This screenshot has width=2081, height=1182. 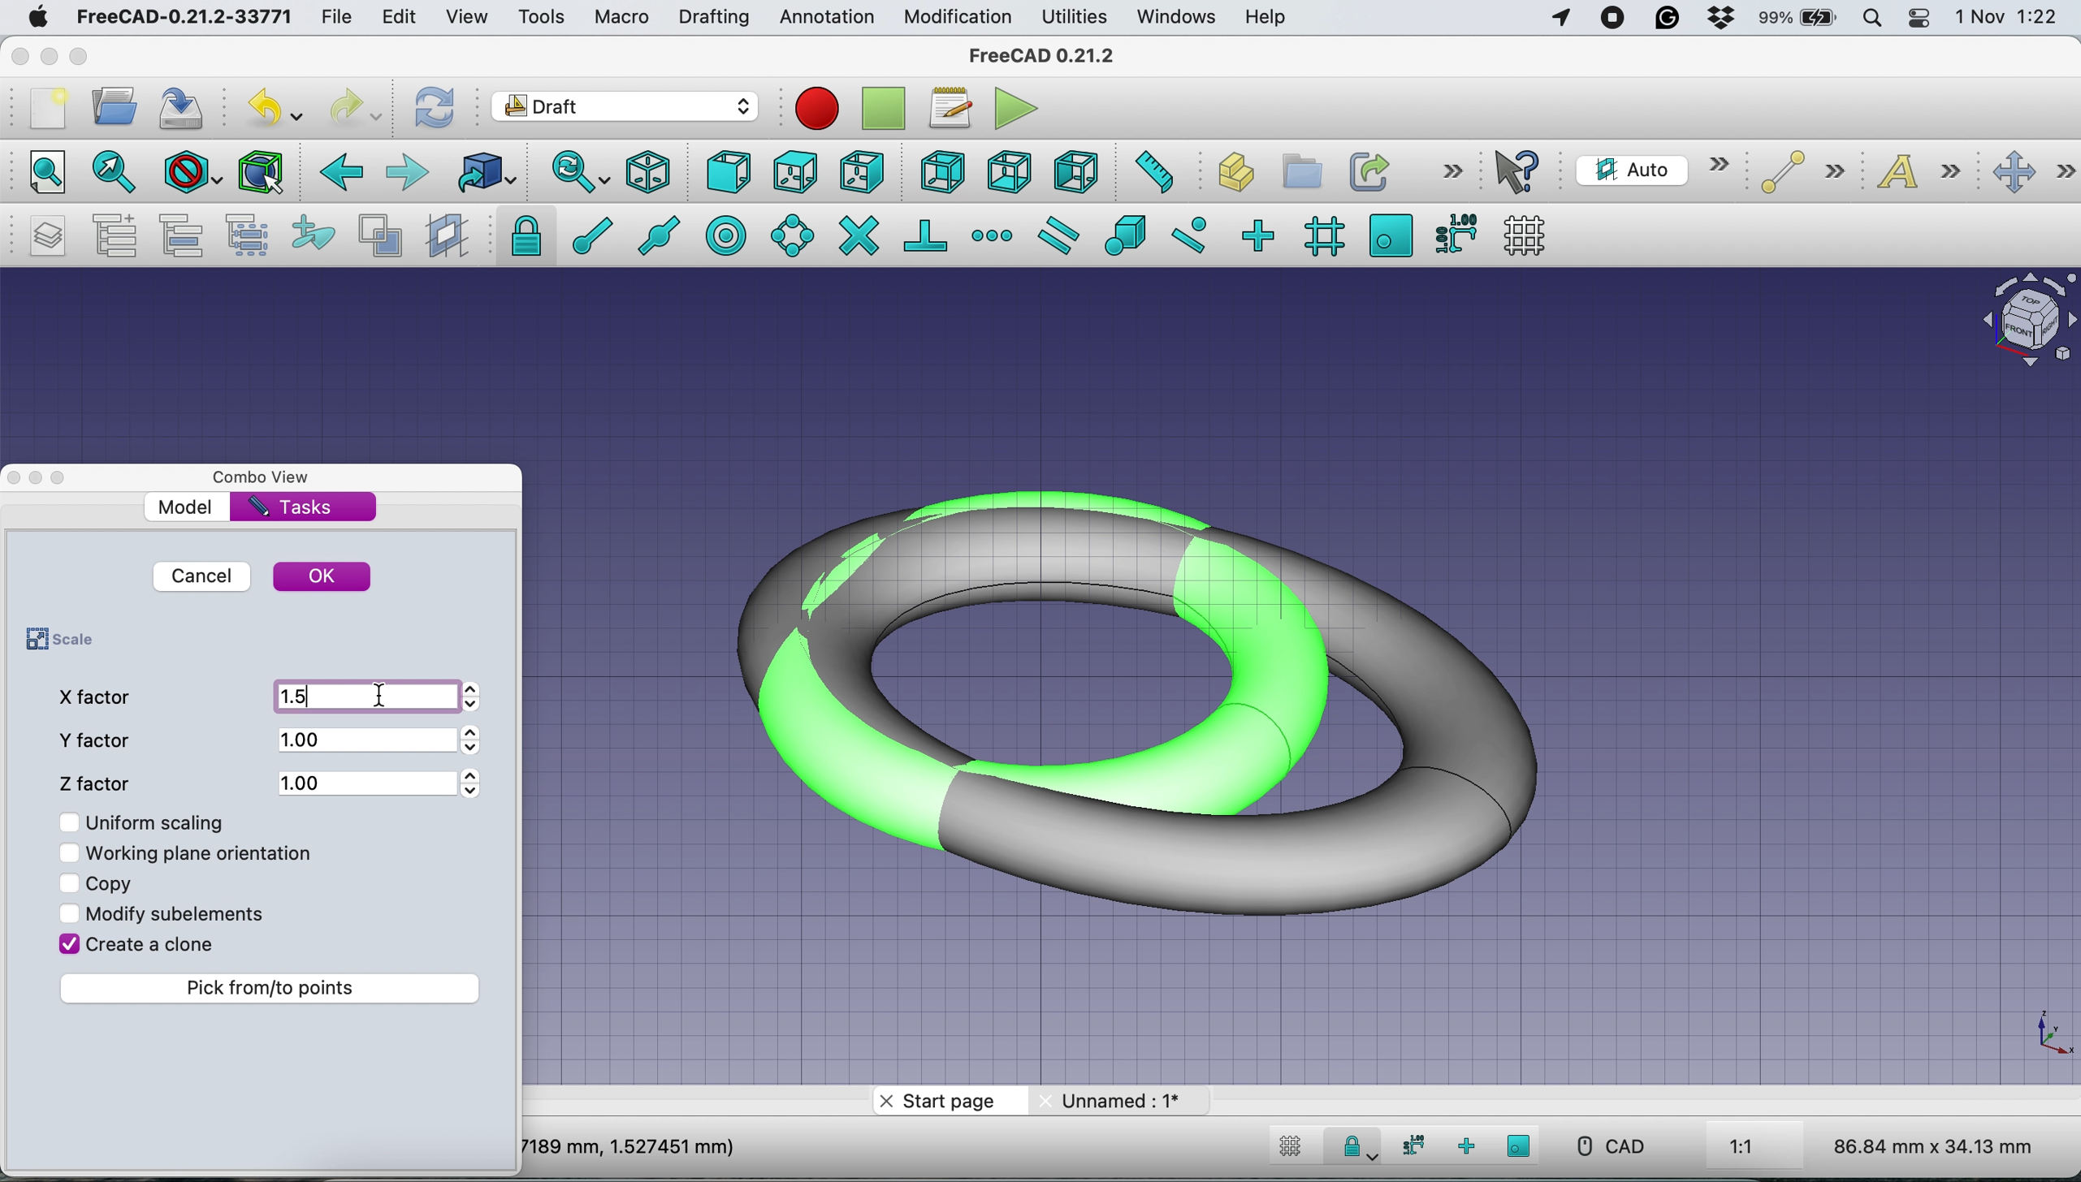 I want to click on measure distance, so click(x=1152, y=174).